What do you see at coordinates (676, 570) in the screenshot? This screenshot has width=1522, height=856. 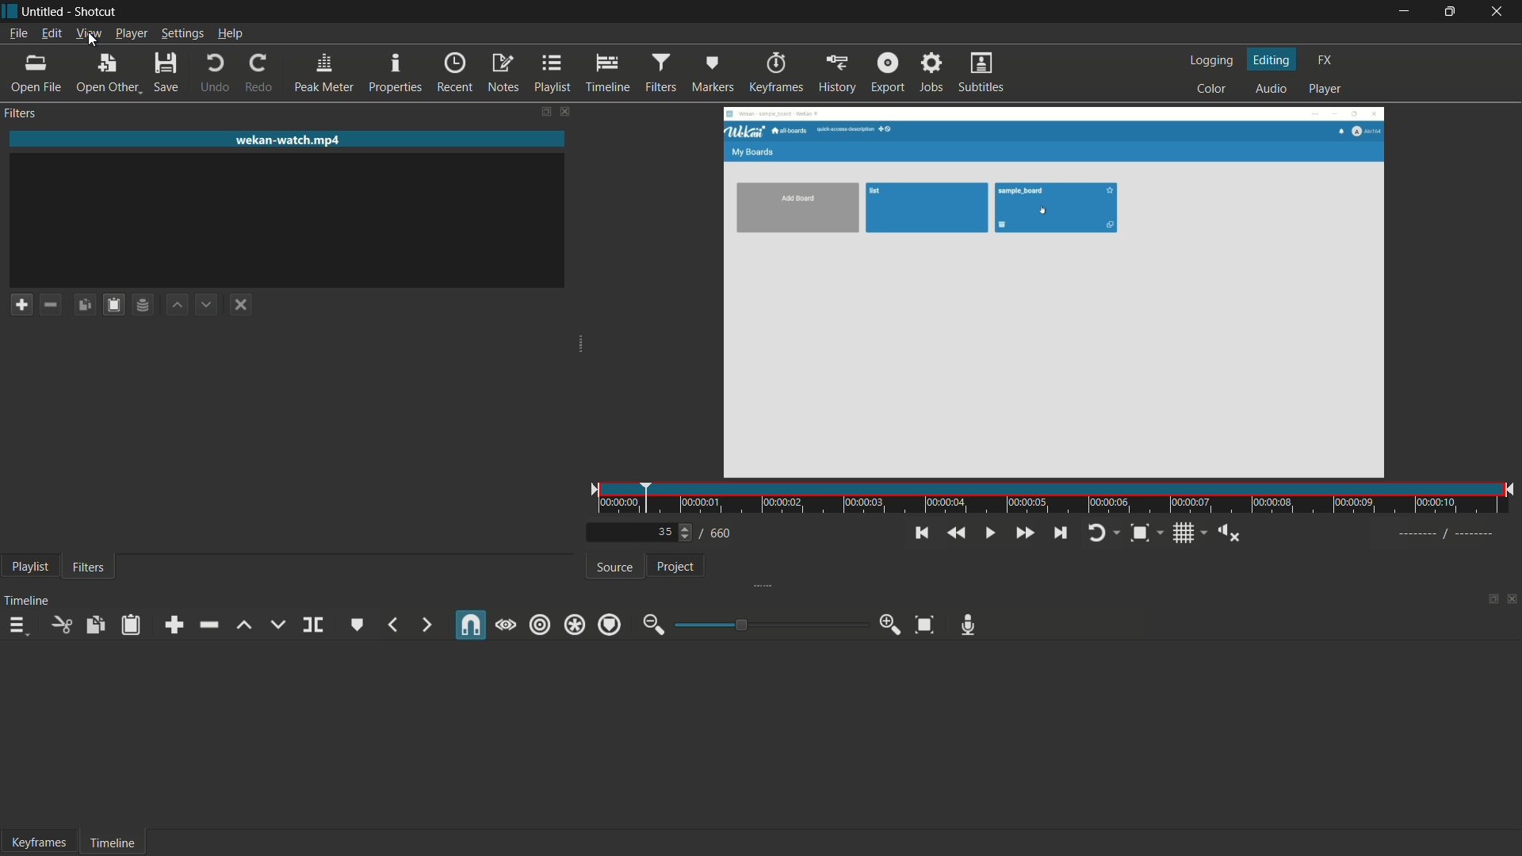 I see `project` at bounding box center [676, 570].